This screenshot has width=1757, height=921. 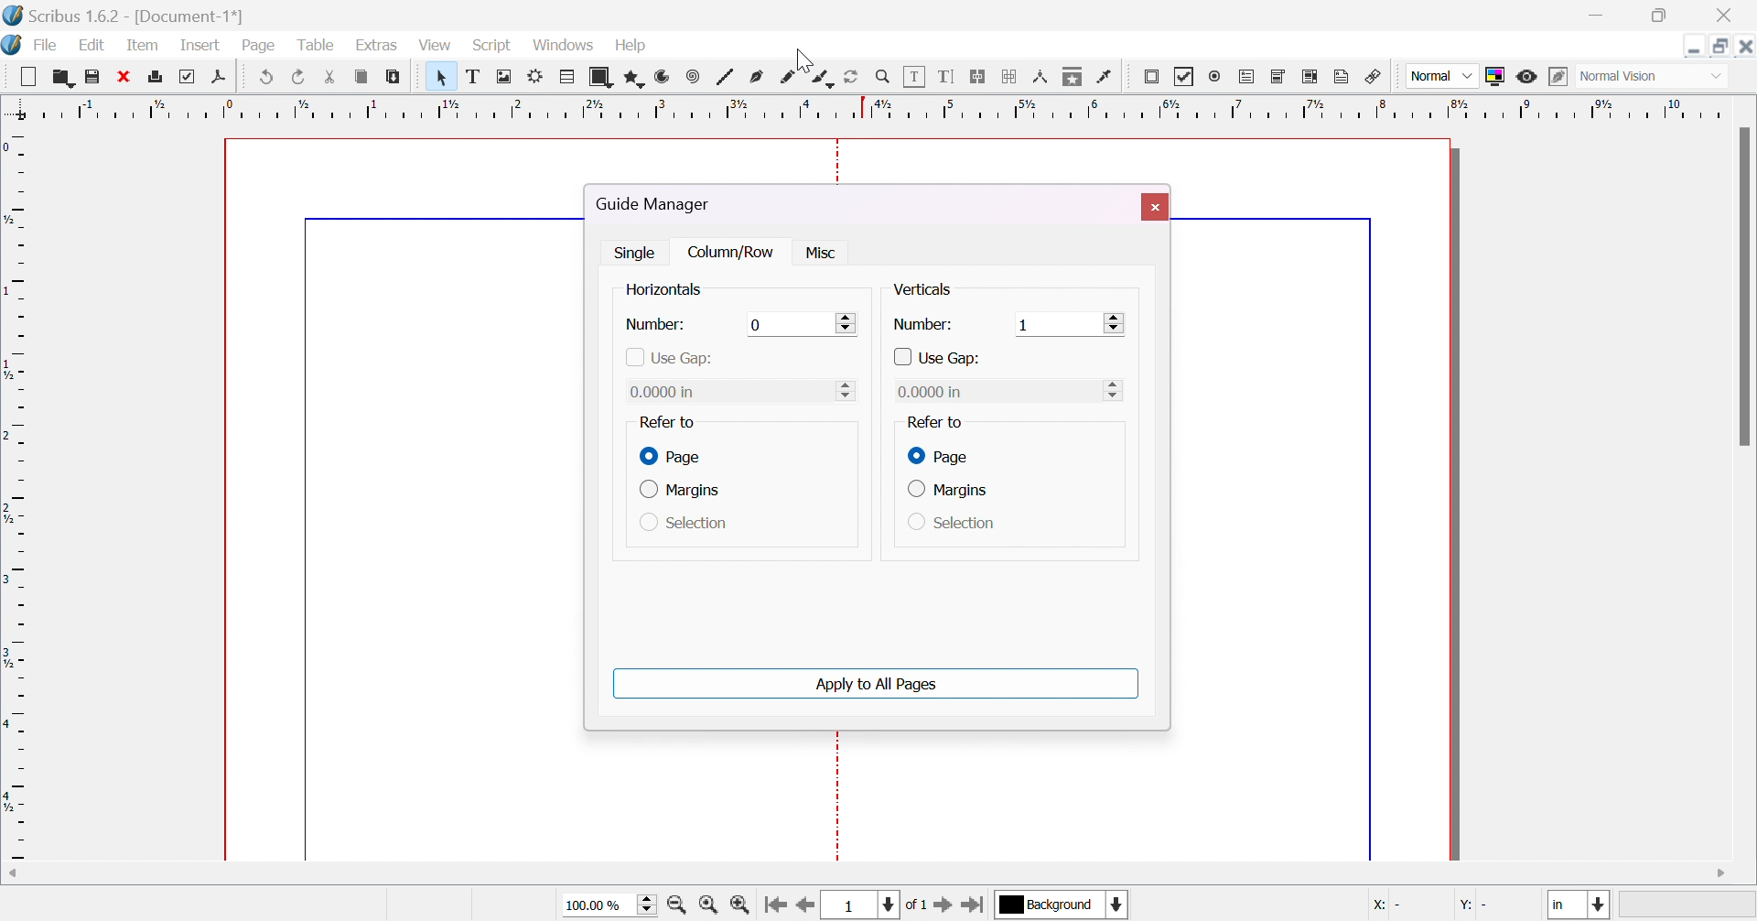 I want to click on Minimize, so click(x=1694, y=45).